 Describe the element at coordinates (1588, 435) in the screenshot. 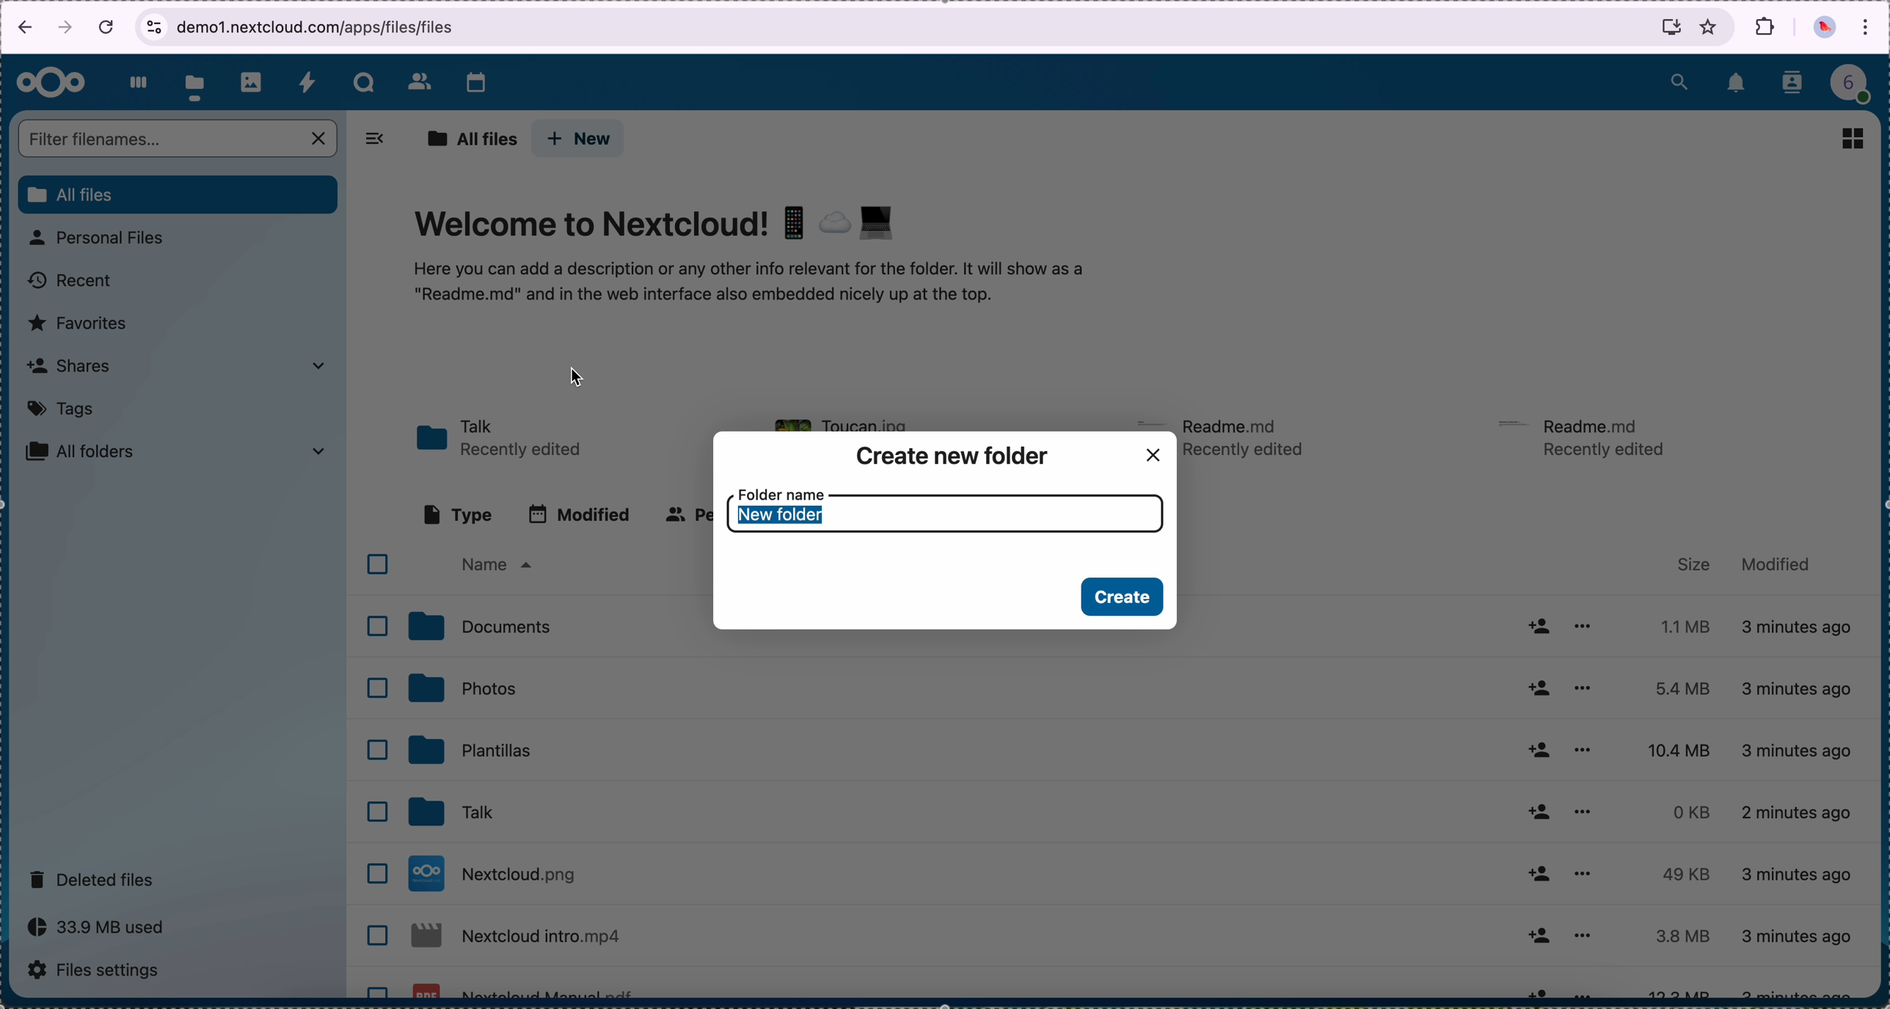

I see `readme file` at that location.